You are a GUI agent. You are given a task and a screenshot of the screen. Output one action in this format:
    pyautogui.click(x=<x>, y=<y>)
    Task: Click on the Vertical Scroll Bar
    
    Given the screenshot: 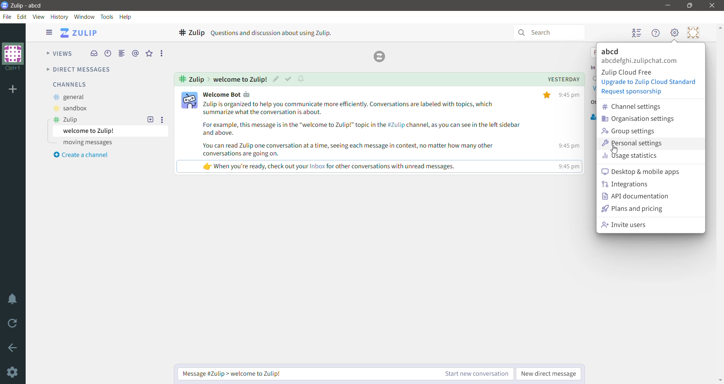 What is the action you would take?
    pyautogui.click(x=719, y=204)
    